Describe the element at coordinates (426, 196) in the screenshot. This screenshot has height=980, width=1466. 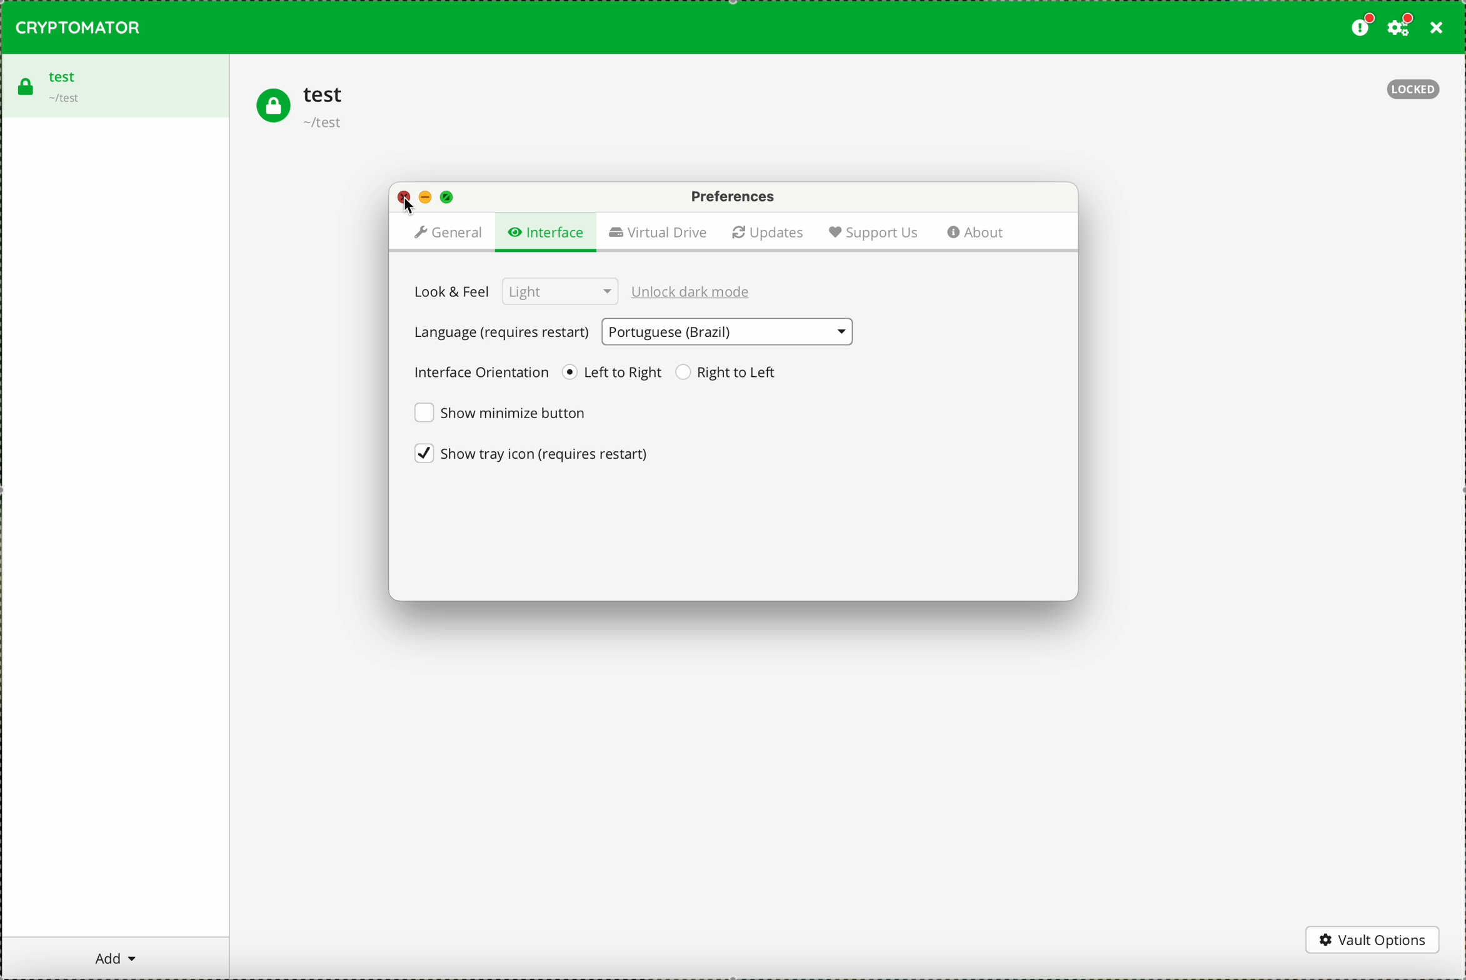
I see `minimize` at that location.